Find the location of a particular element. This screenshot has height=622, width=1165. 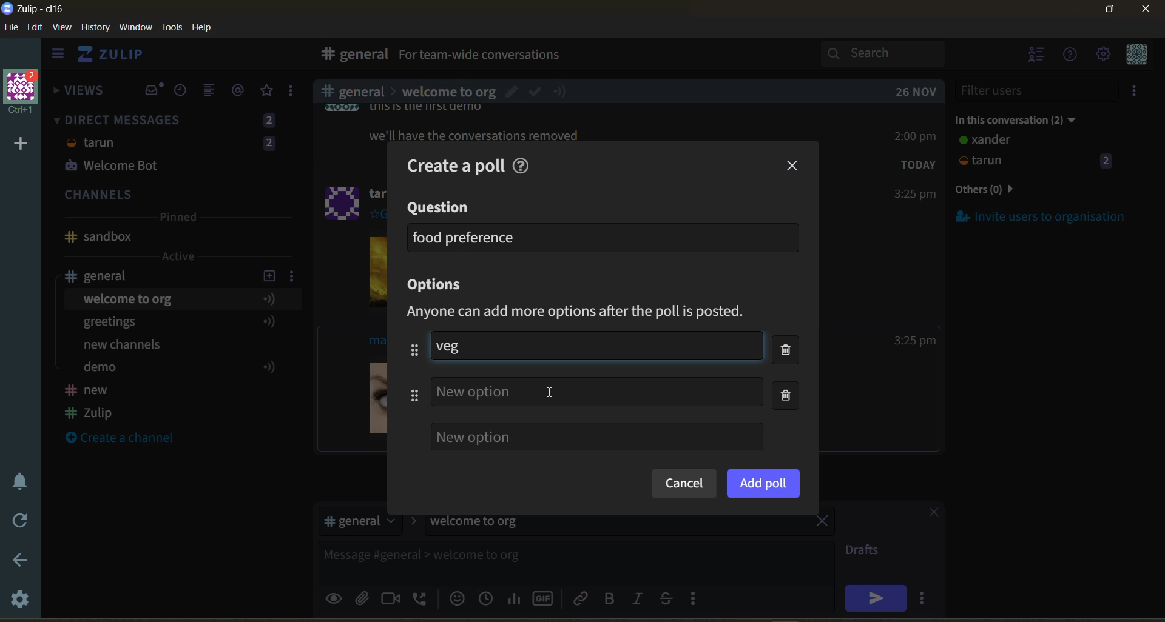

upload files is located at coordinates (366, 597).